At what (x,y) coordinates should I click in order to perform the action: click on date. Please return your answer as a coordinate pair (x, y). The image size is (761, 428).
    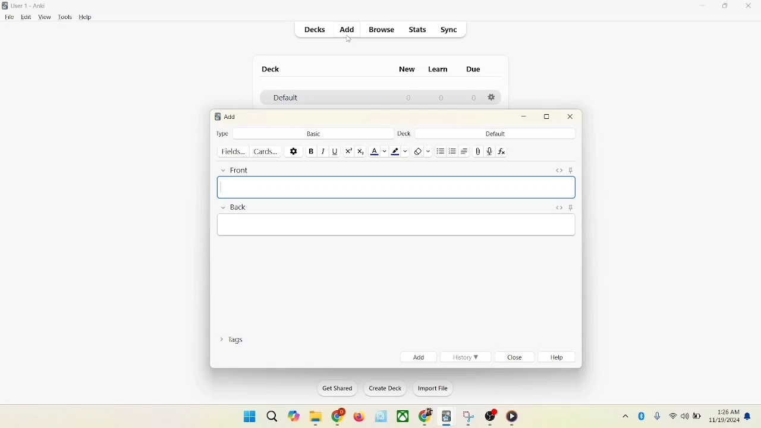
    Looking at the image, I should click on (725, 421).